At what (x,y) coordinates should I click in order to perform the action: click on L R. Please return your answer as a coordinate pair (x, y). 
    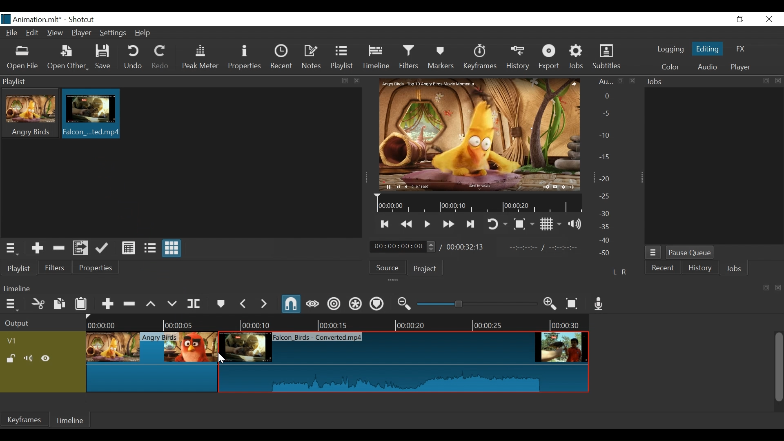
    Looking at the image, I should click on (619, 272).